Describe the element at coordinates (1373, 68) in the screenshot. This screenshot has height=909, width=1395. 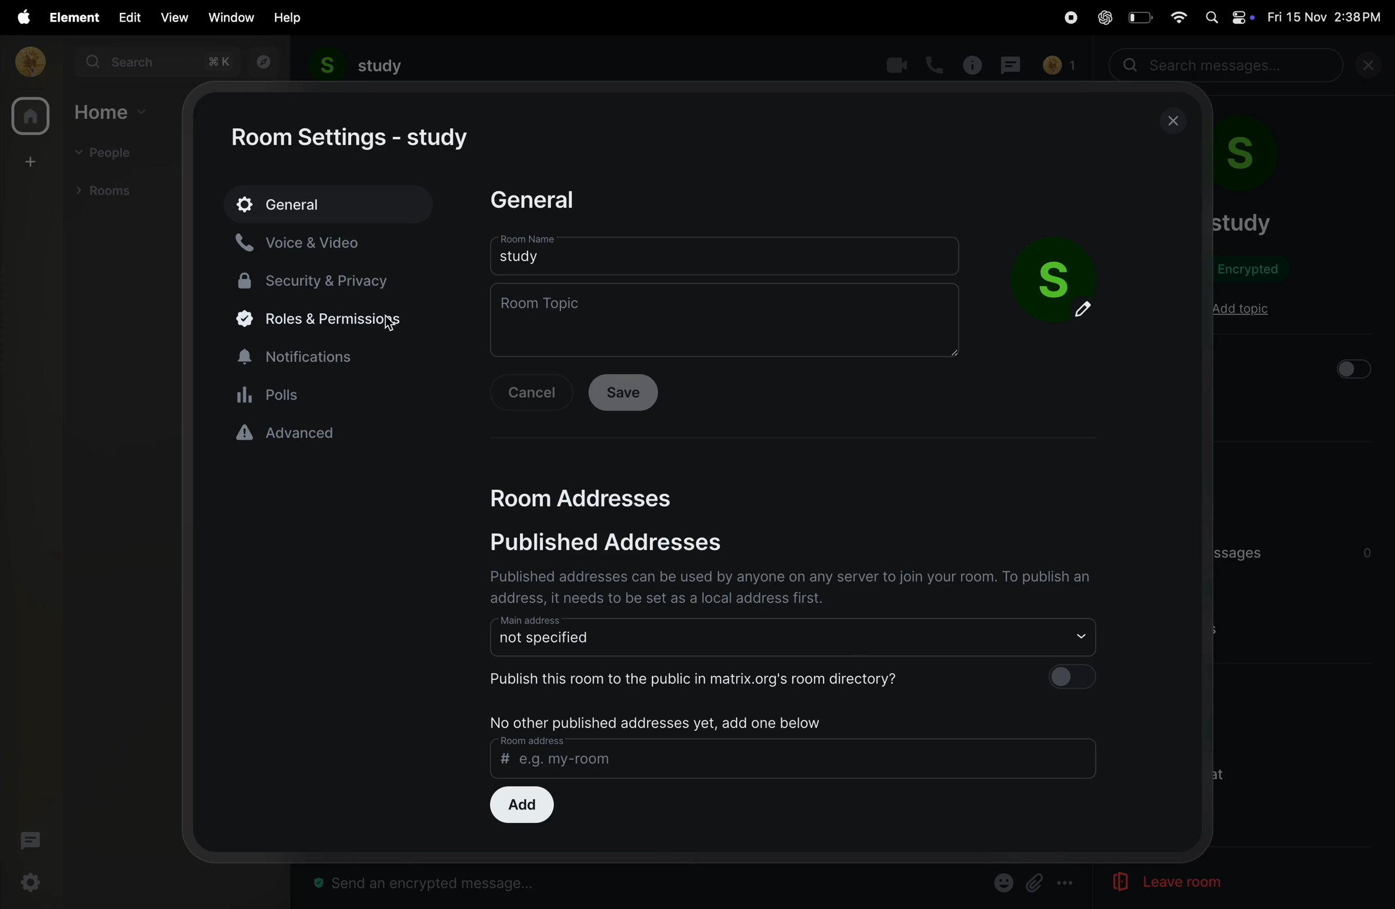
I see `close` at that location.